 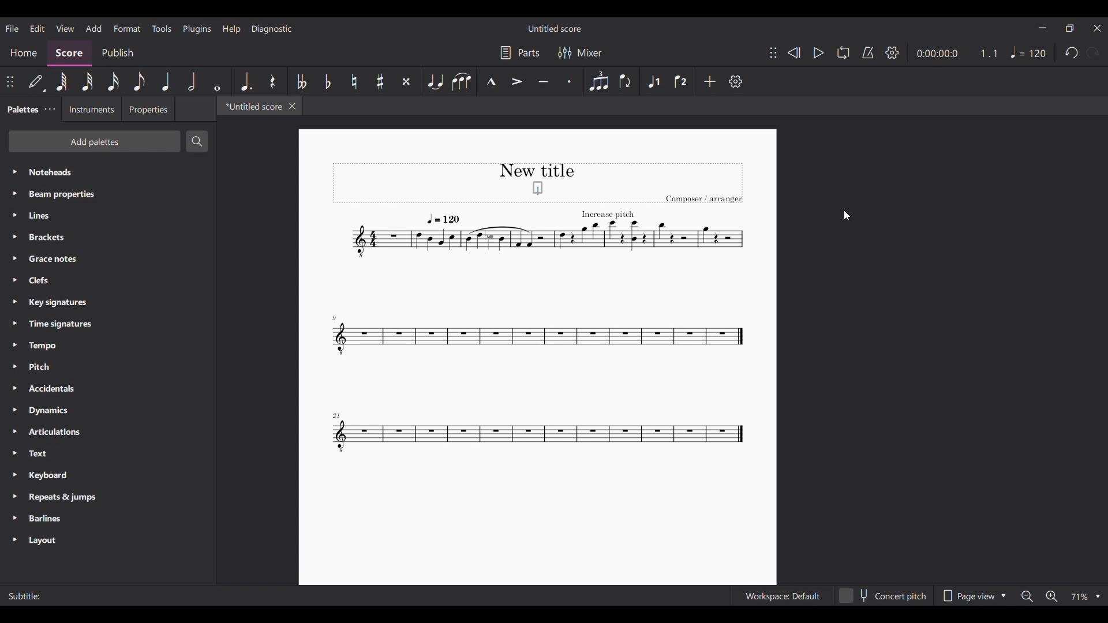 What do you see at coordinates (868, 52) in the screenshot?
I see `Metronome` at bounding box center [868, 52].